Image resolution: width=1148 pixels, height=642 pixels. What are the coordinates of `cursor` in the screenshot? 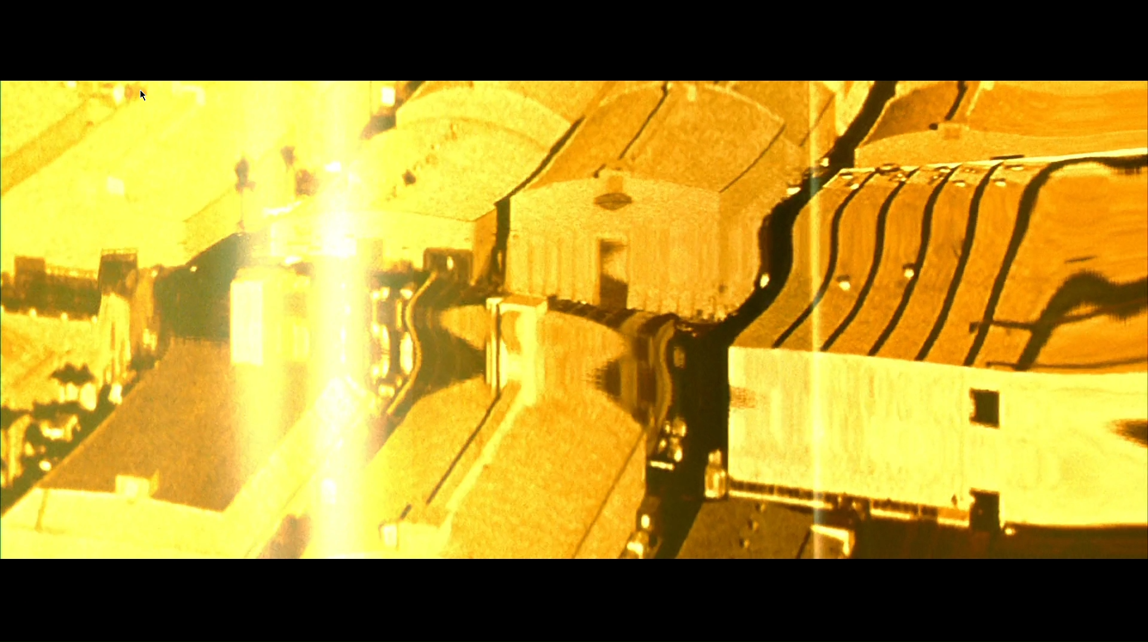 It's located at (142, 96).